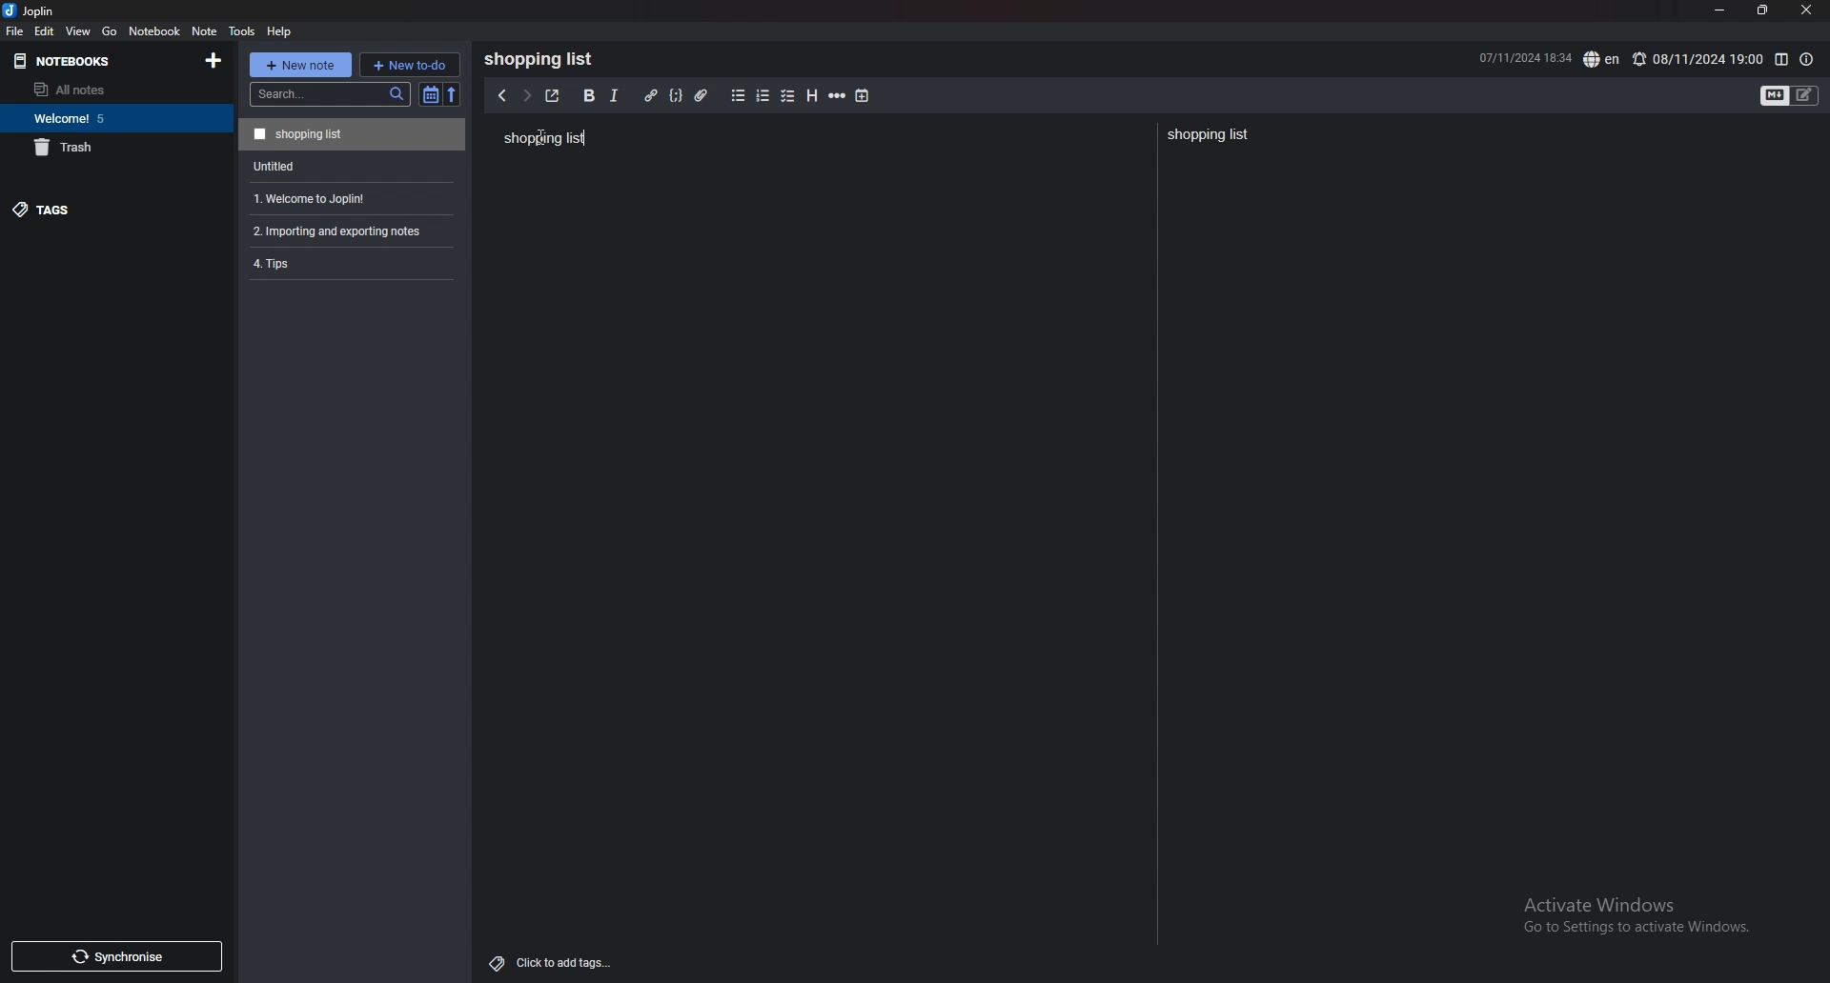 This screenshot has height=983, width=1830. What do you see at coordinates (541, 136) in the screenshot?
I see `Cursor` at bounding box center [541, 136].